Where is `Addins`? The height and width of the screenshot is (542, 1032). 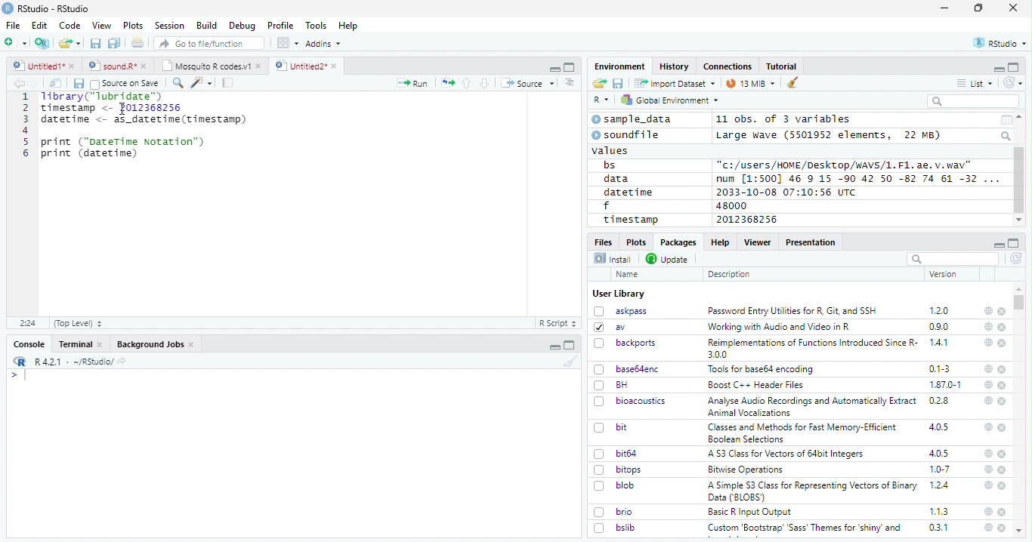
Addins is located at coordinates (323, 44).